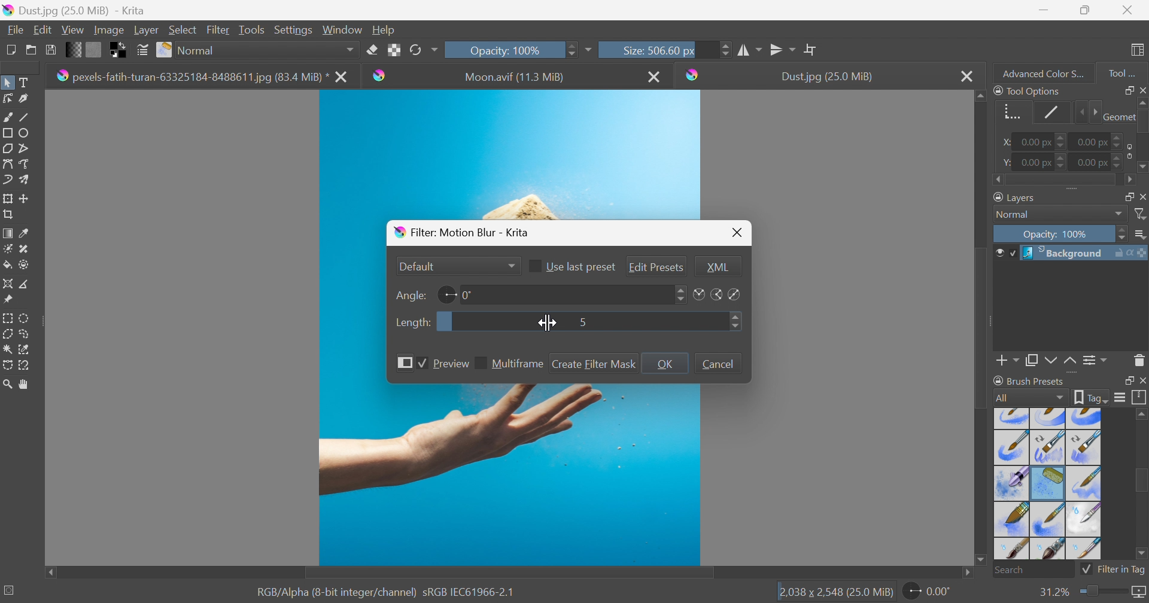 The height and width of the screenshot is (603, 1149). What do you see at coordinates (736, 322) in the screenshot?
I see `Slider` at bounding box center [736, 322].